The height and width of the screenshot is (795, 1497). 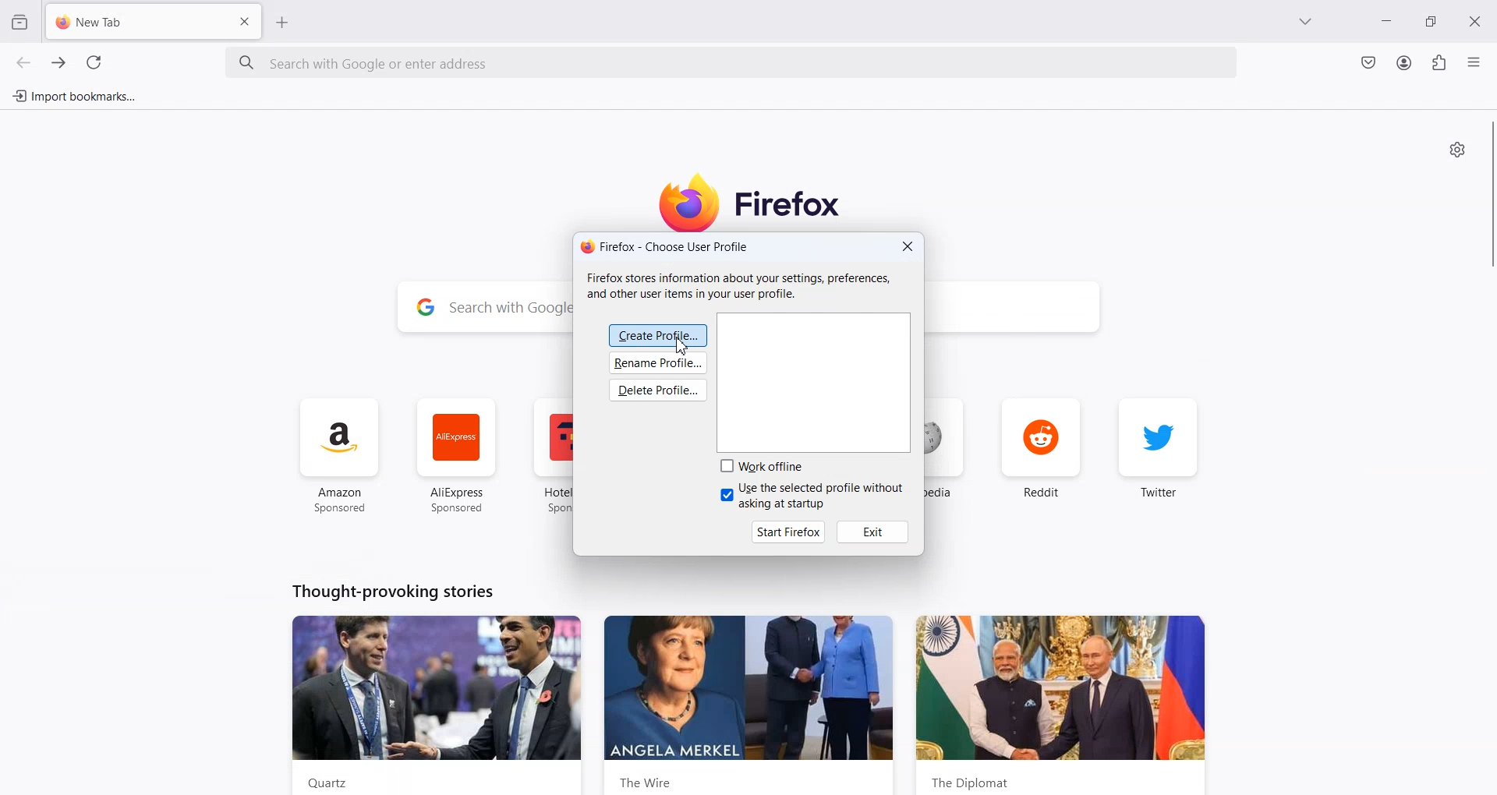 I want to click on Firefox stores information about your settings, preferences,
and other user items in your user profile., so click(x=745, y=286).